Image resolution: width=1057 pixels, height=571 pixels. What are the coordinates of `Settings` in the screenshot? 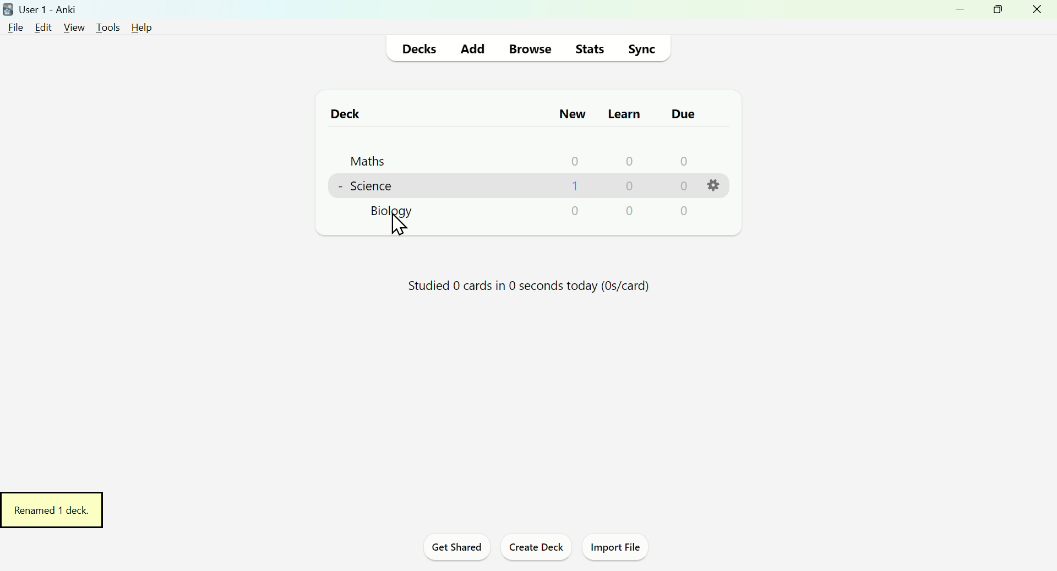 It's located at (716, 185).